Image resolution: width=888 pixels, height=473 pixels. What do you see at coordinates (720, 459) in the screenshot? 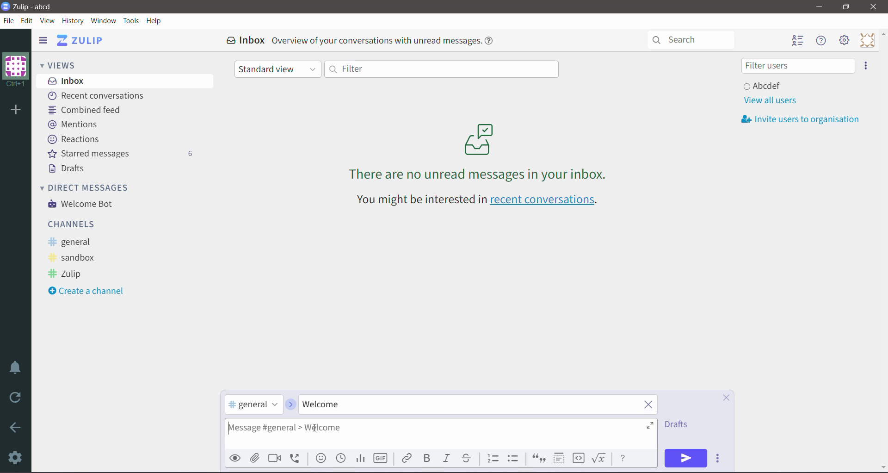
I see `Send Options` at bounding box center [720, 459].